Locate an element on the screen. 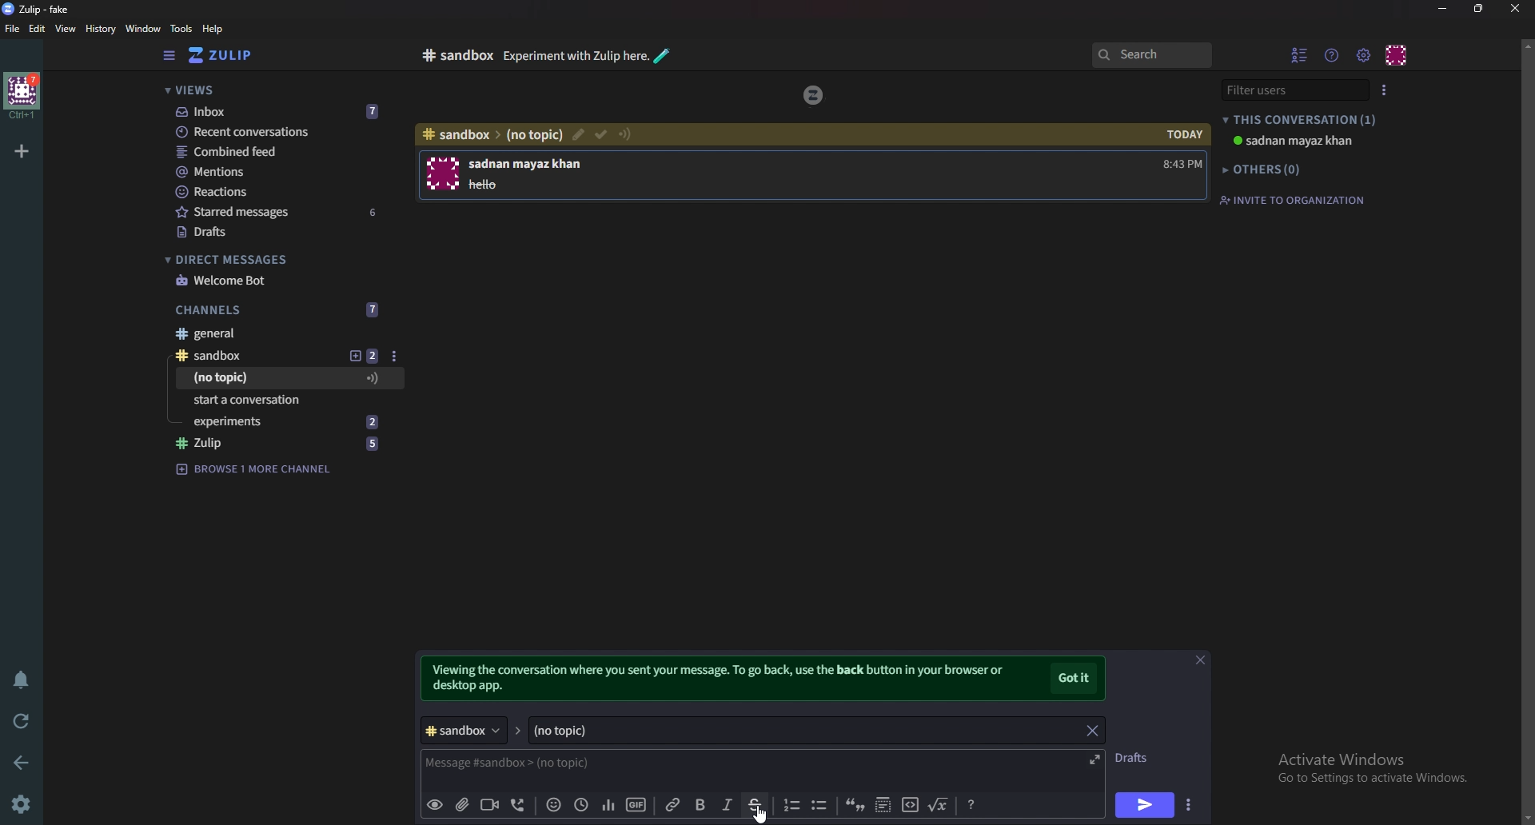 This screenshot has width=1535, height=825. Hide user list is located at coordinates (1300, 54).